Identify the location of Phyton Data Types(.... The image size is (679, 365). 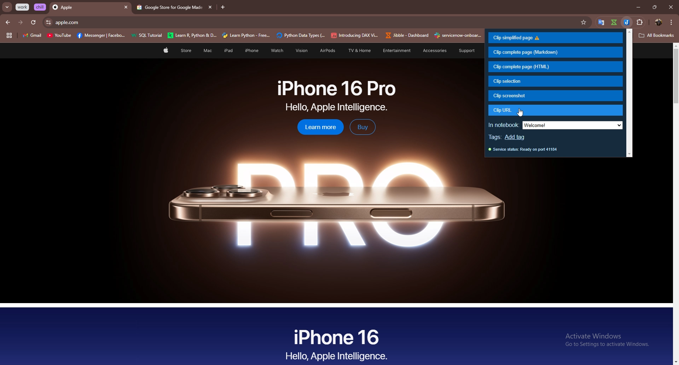
(301, 36).